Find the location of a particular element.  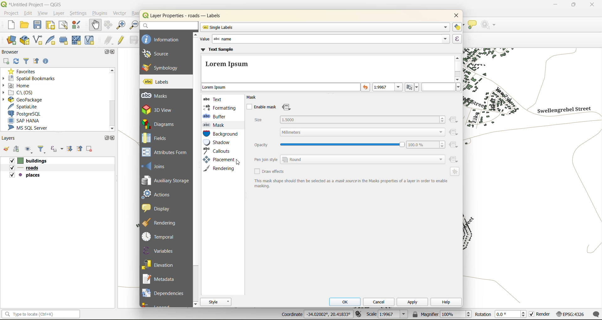

close is located at coordinates (590, 5).